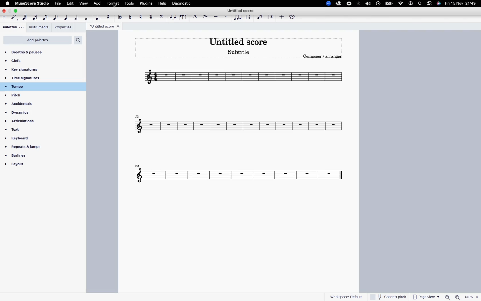 The height and width of the screenshot is (301, 481). Describe the element at coordinates (66, 17) in the screenshot. I see `quarter note` at that location.